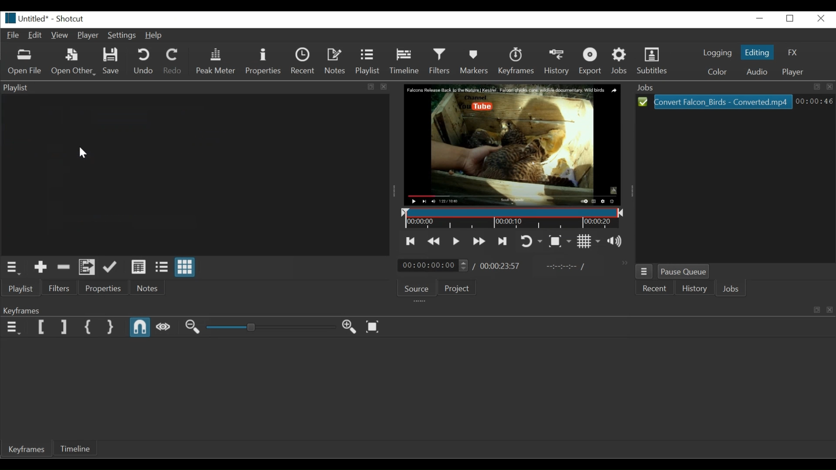 This screenshot has height=470, width=836. Describe the element at coordinates (715, 101) in the screenshot. I see `Convert_Falcon_Birds -Coverted.mp4(File)` at that location.